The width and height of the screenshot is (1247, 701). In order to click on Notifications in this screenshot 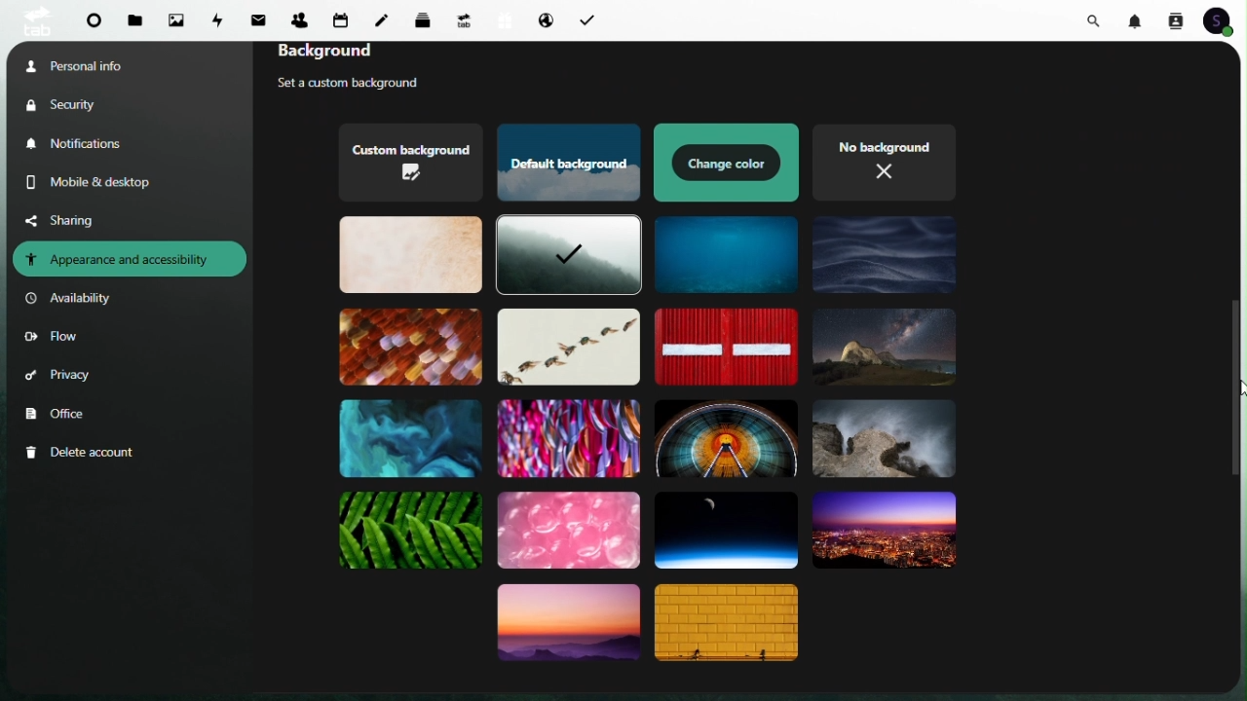, I will do `click(81, 144)`.